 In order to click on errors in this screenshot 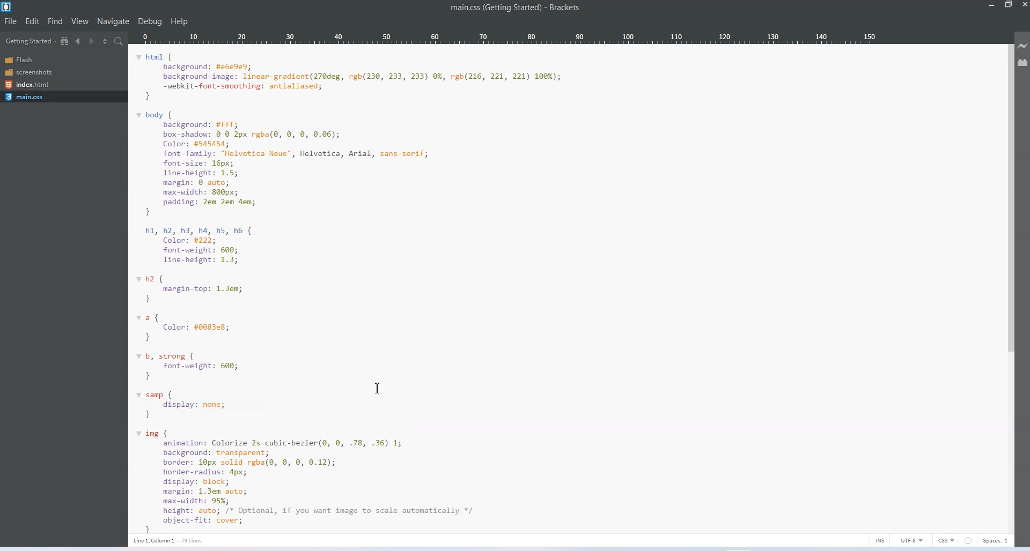, I will do `click(968, 540)`.